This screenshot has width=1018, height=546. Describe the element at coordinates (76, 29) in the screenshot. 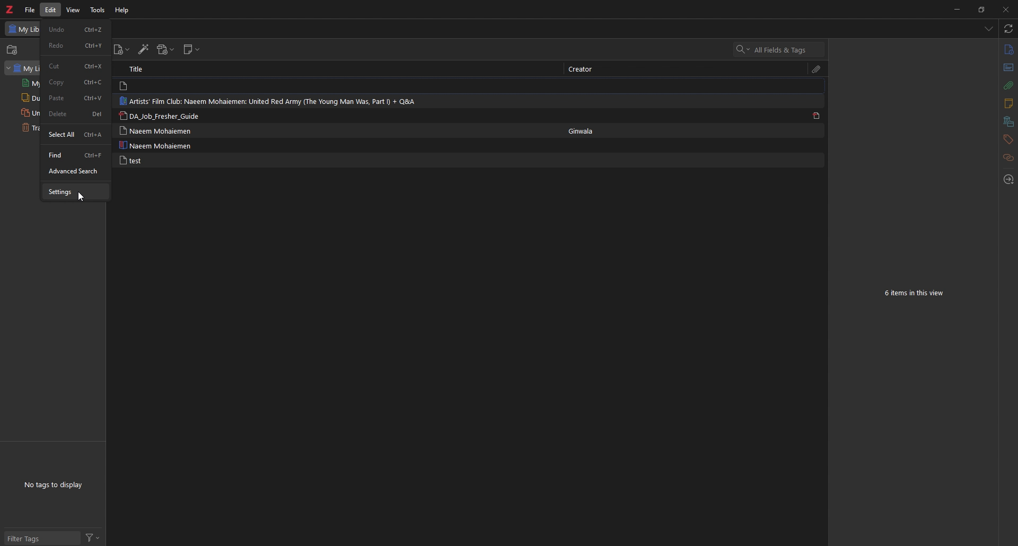

I see `Undo Ctrl+Z` at that location.